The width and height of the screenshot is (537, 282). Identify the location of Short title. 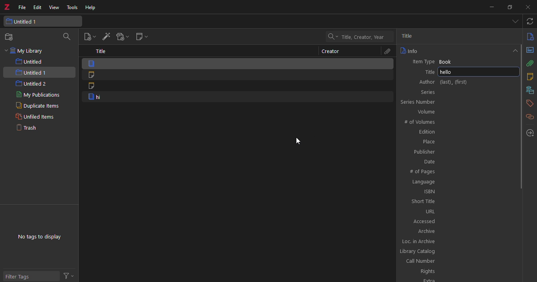
(458, 201).